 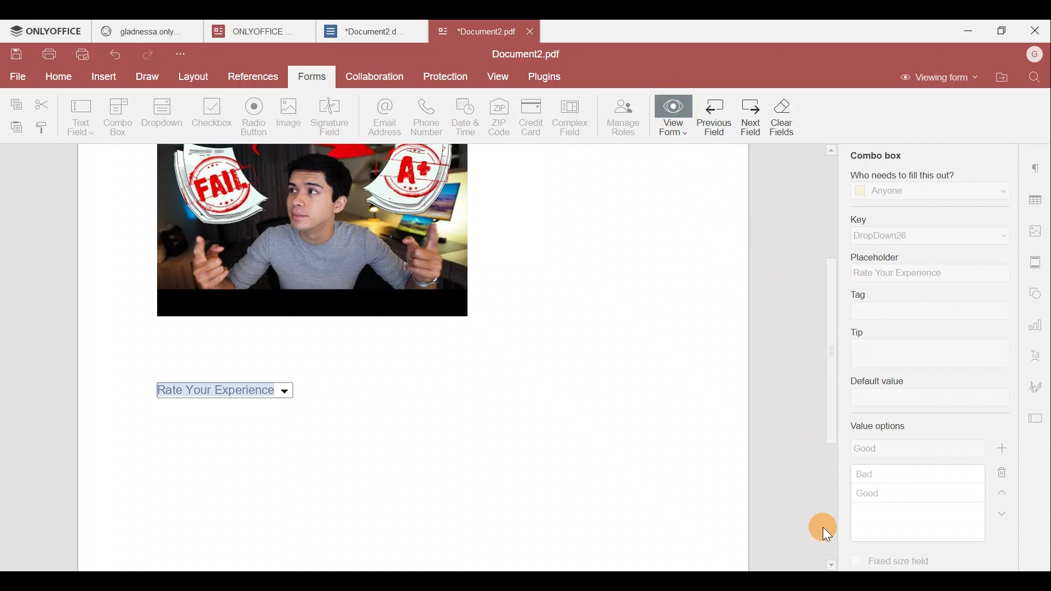 What do you see at coordinates (924, 185) in the screenshot?
I see `‘Who needs to fill this out?` at bounding box center [924, 185].